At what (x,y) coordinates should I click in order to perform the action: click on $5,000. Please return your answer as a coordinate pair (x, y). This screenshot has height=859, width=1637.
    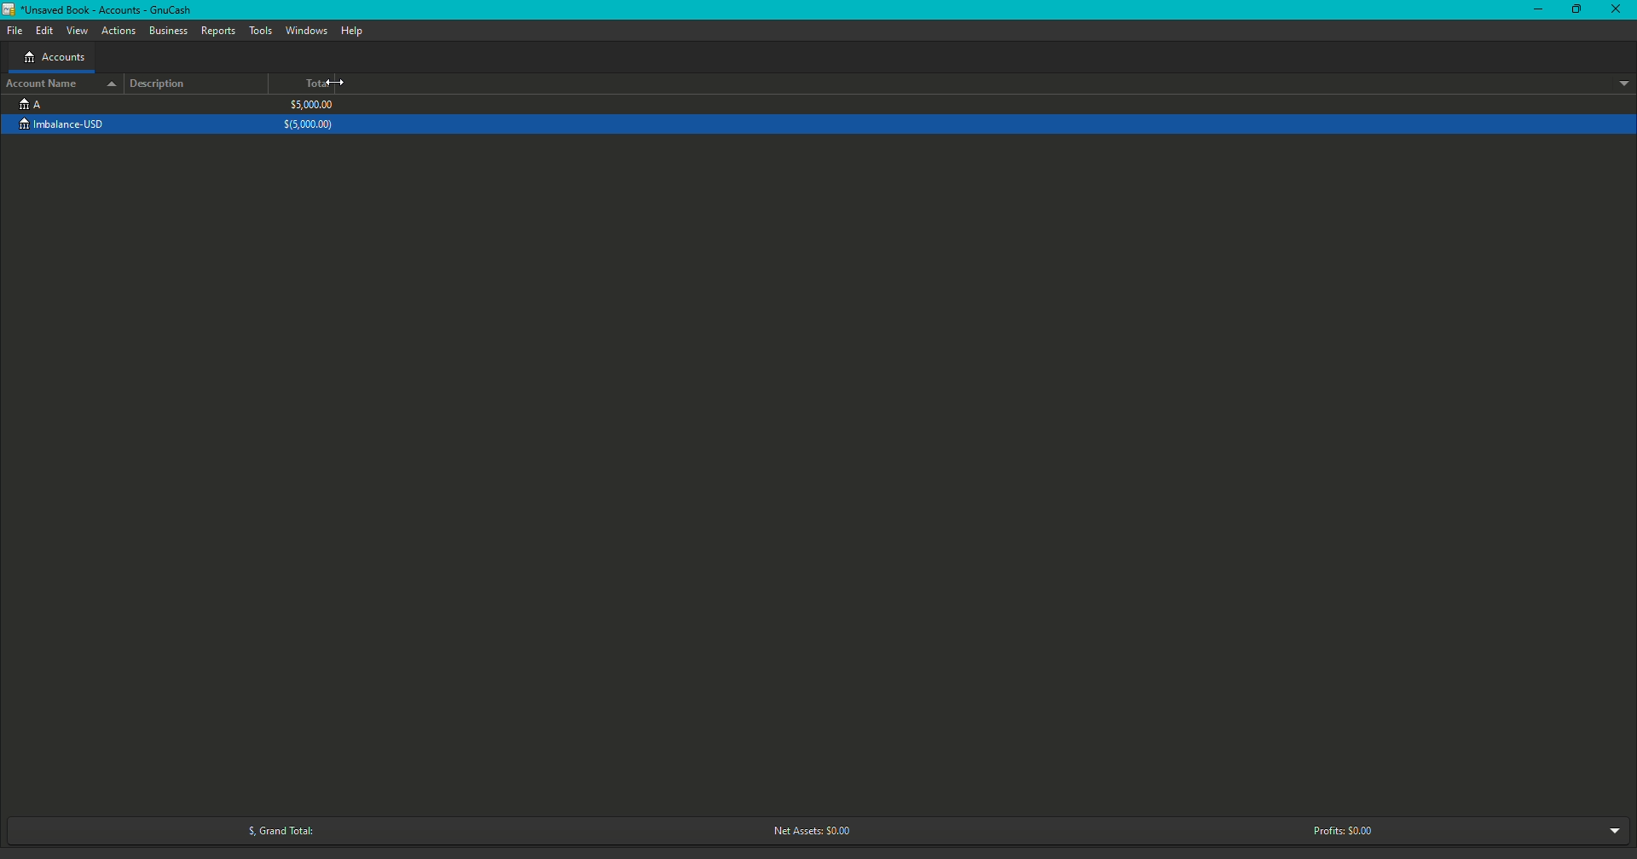
    Looking at the image, I should click on (310, 115).